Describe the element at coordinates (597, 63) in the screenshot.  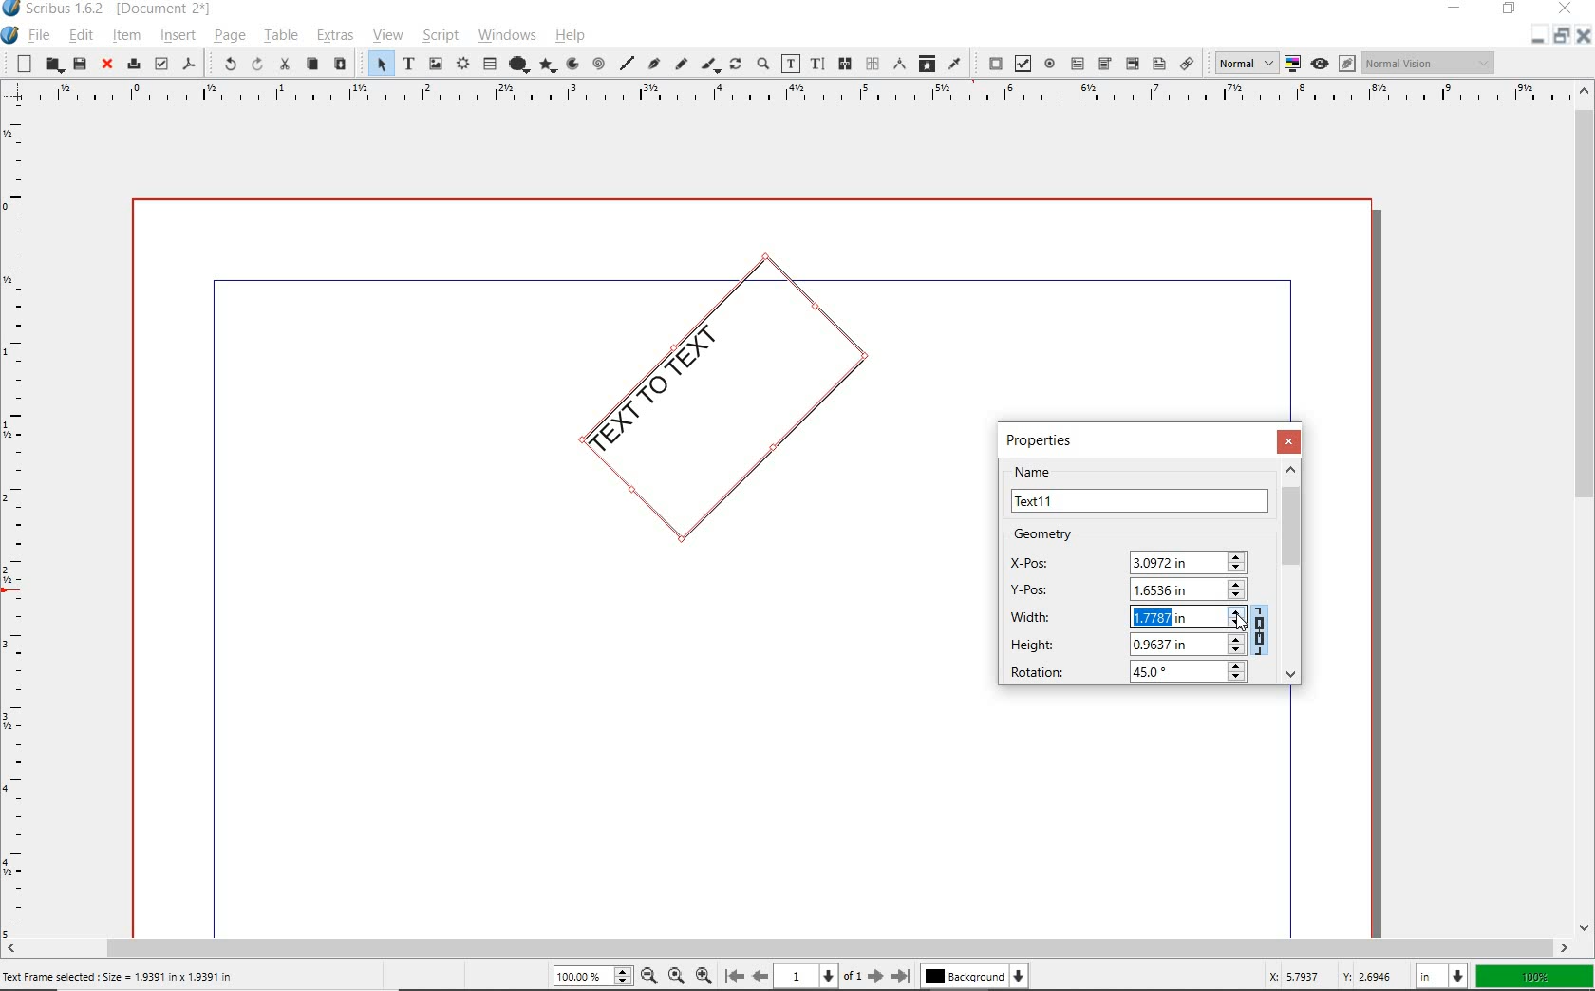
I see `spiral` at that location.